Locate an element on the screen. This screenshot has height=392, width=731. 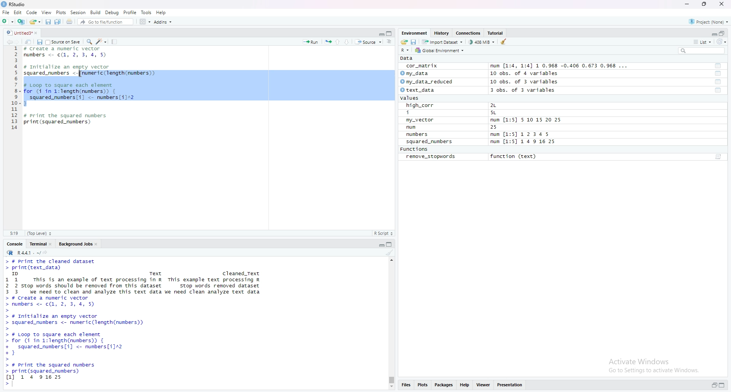
Build is located at coordinates (96, 12).